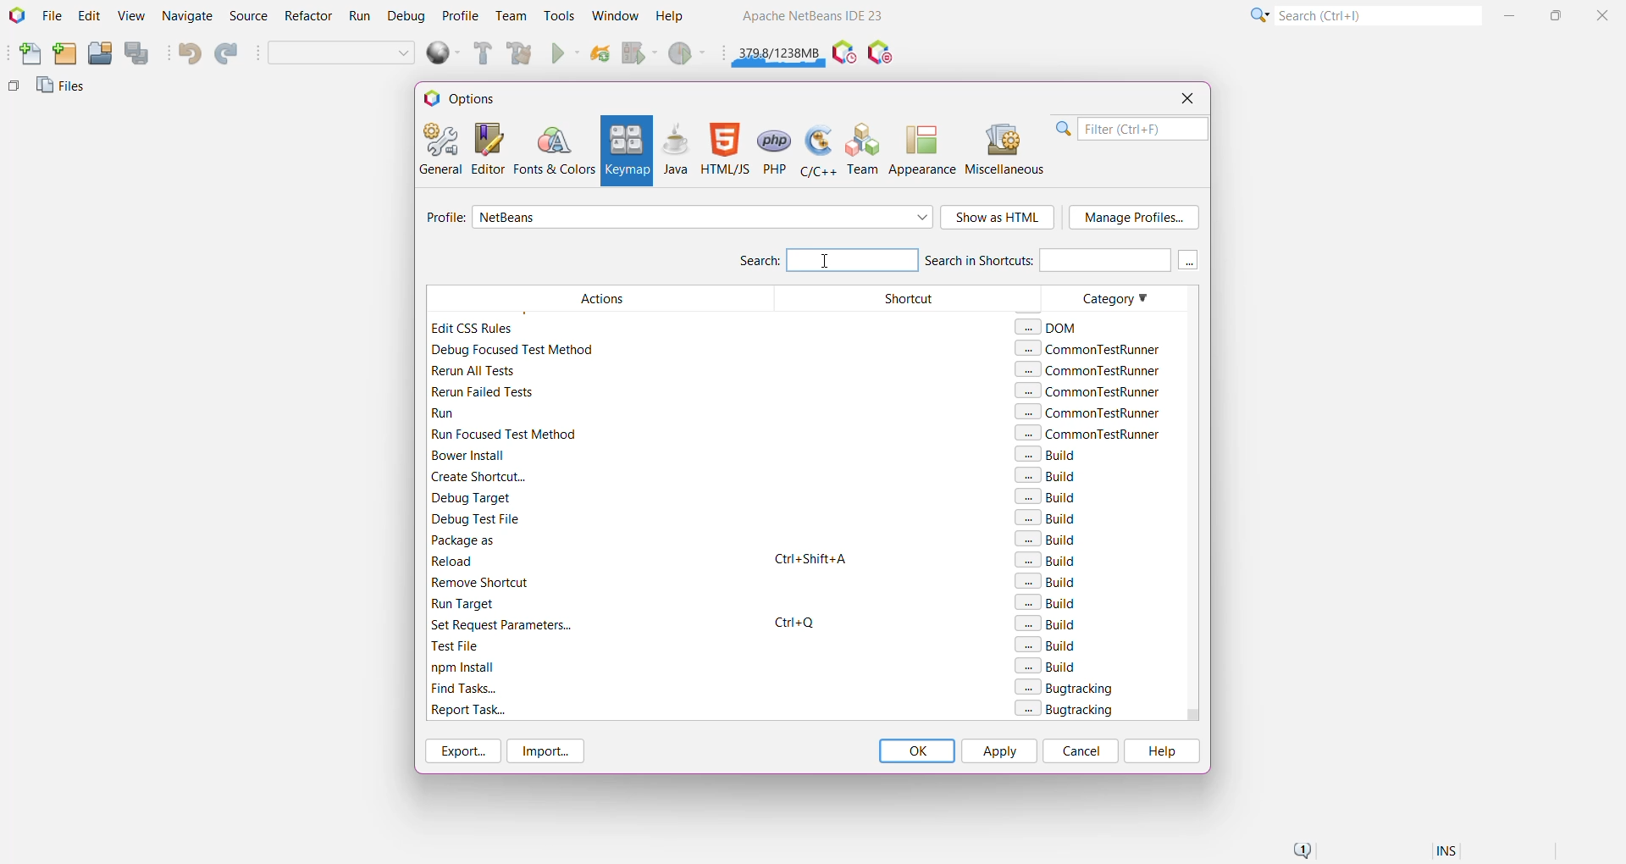  Describe the element at coordinates (776, 149) in the screenshot. I see `PHP` at that location.